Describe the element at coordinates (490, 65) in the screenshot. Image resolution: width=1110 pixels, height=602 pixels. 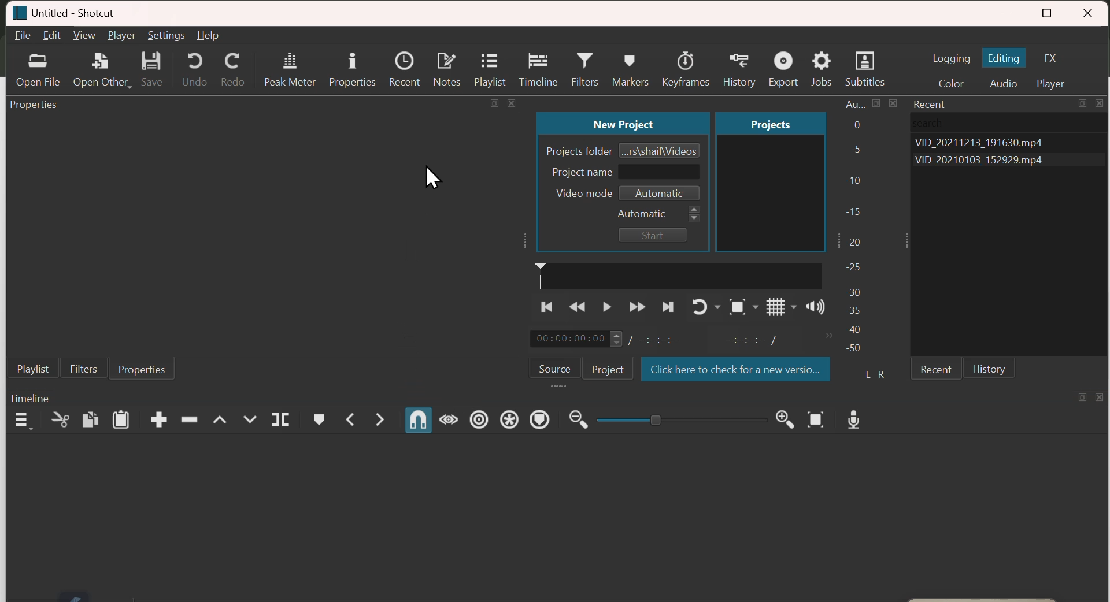
I see `Playlist` at that location.